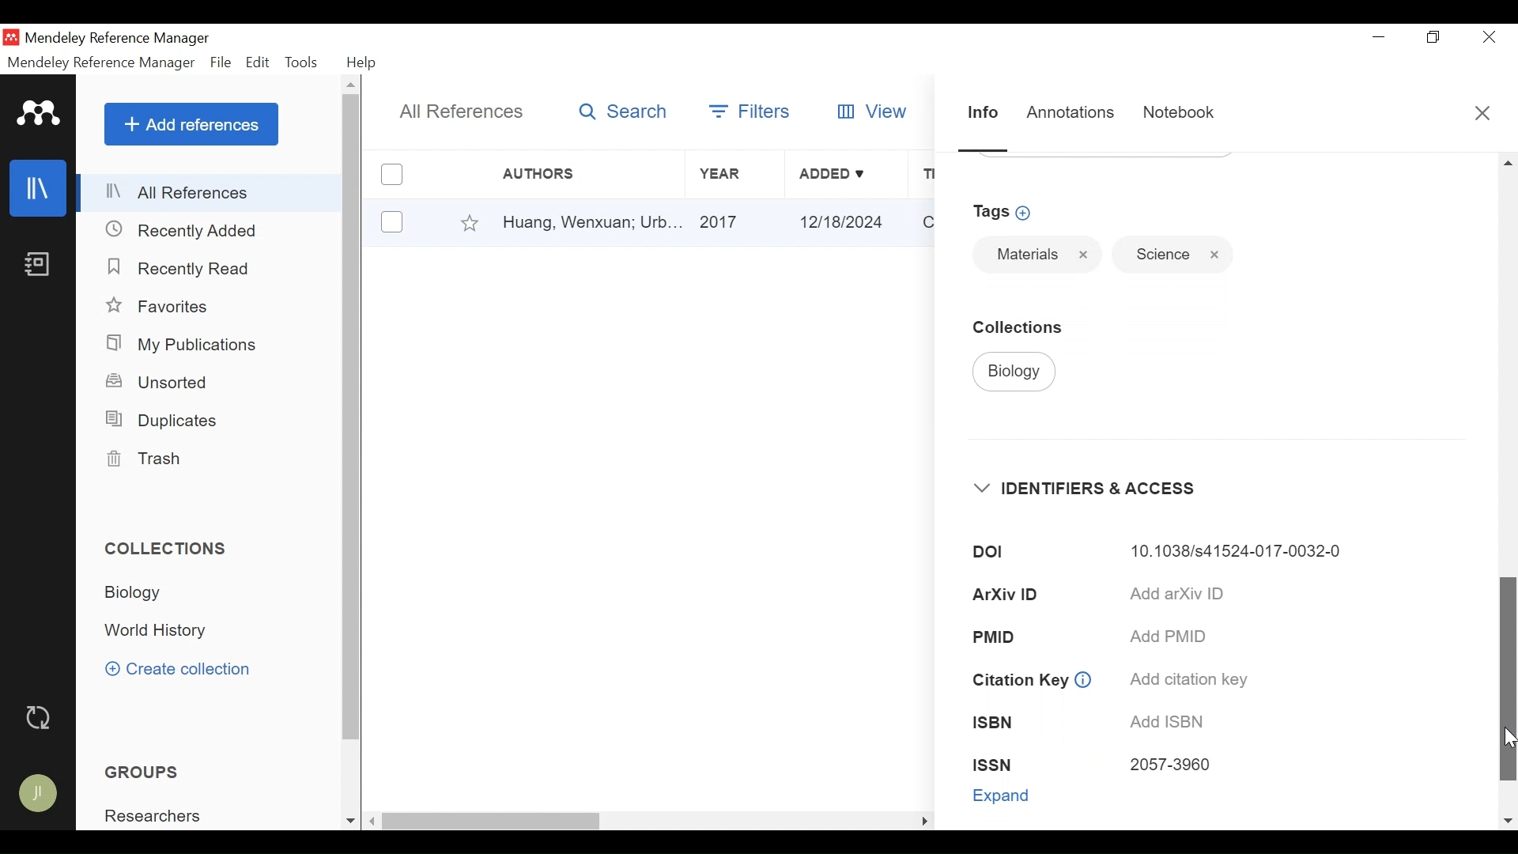 Image resolution: width=1518 pixels, height=854 pixels. What do you see at coordinates (995, 723) in the screenshot?
I see `ISBN` at bounding box center [995, 723].